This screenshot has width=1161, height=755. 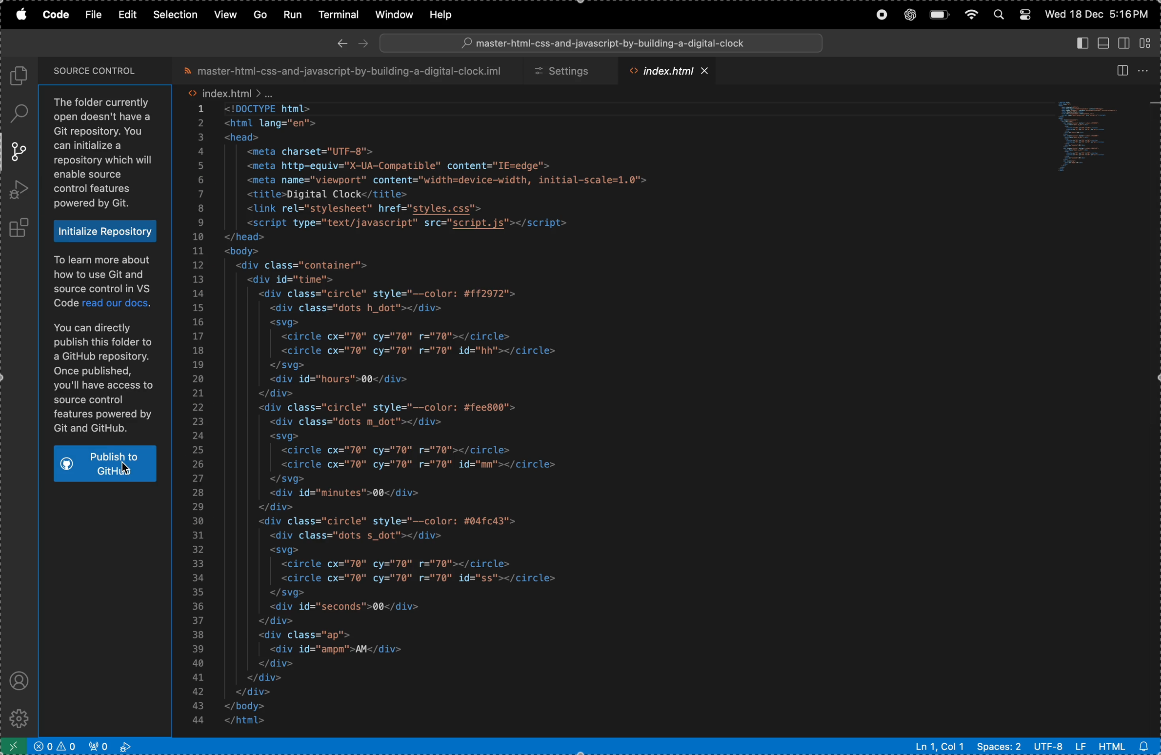 I want to click on no problems, so click(x=57, y=746).